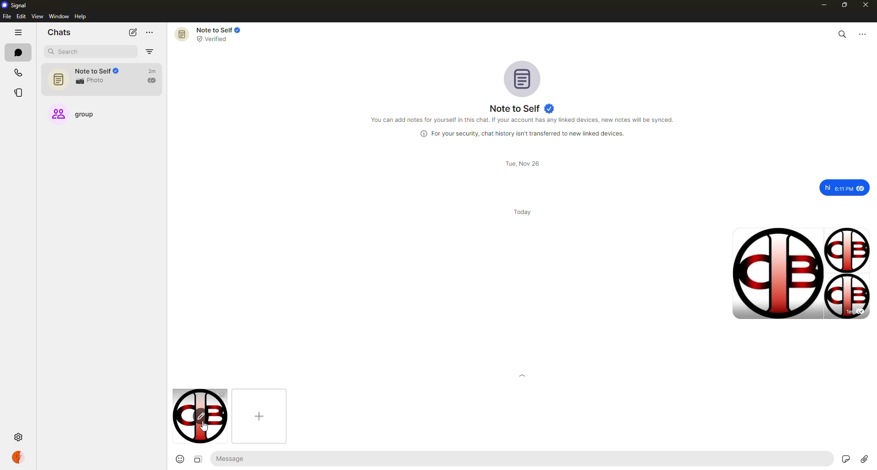  What do you see at coordinates (6, 17) in the screenshot?
I see `file` at bounding box center [6, 17].